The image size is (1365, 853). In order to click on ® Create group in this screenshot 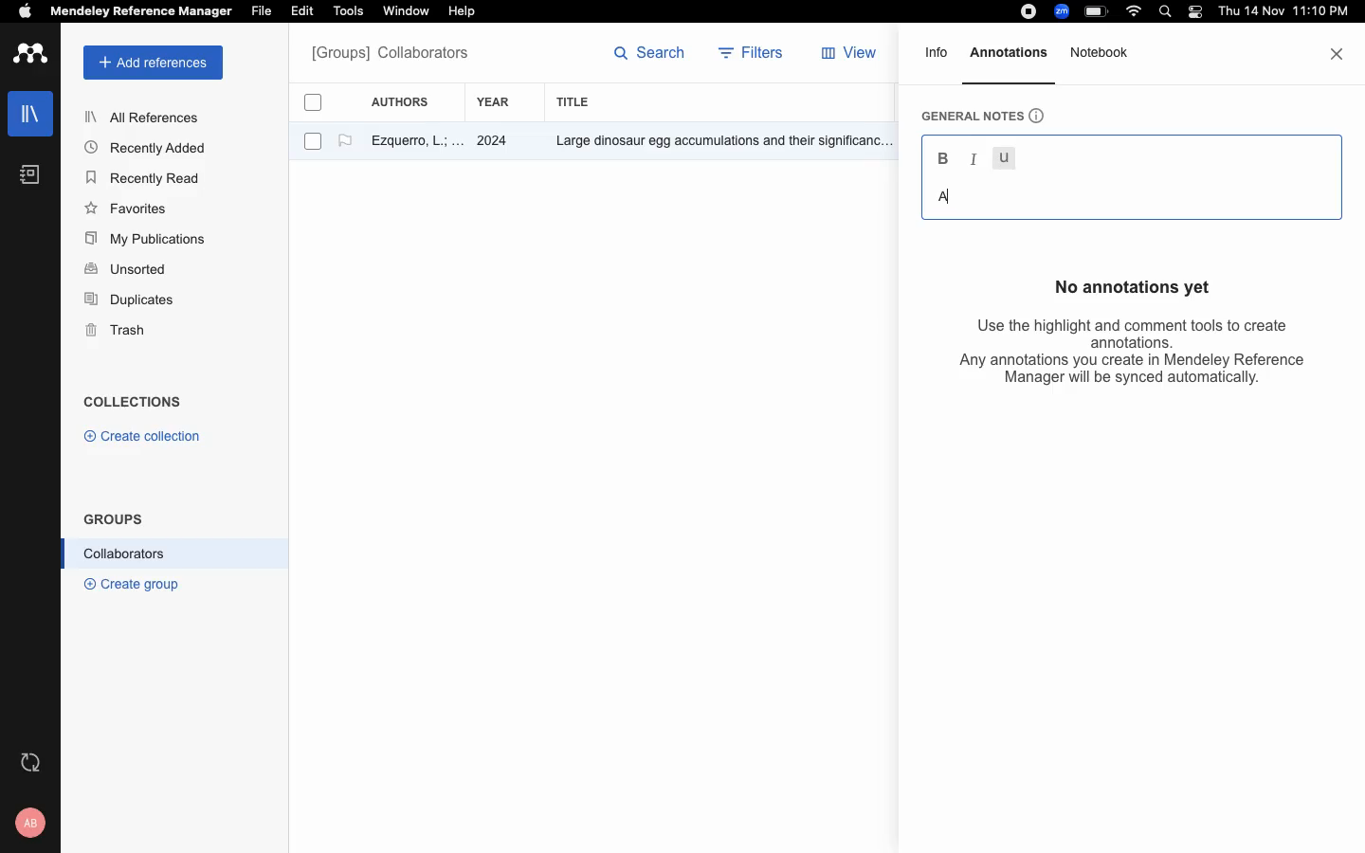, I will do `click(128, 583)`.